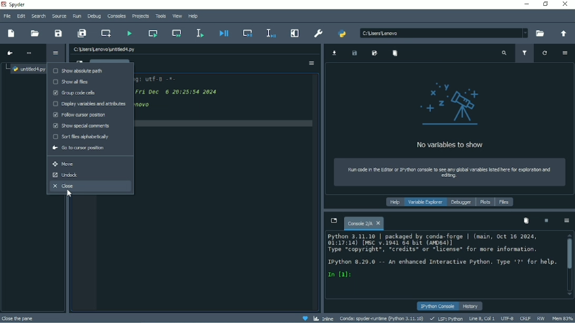 This screenshot has height=323, width=575. Describe the element at coordinates (434, 33) in the screenshot. I see `c\users\lenovo` at that location.